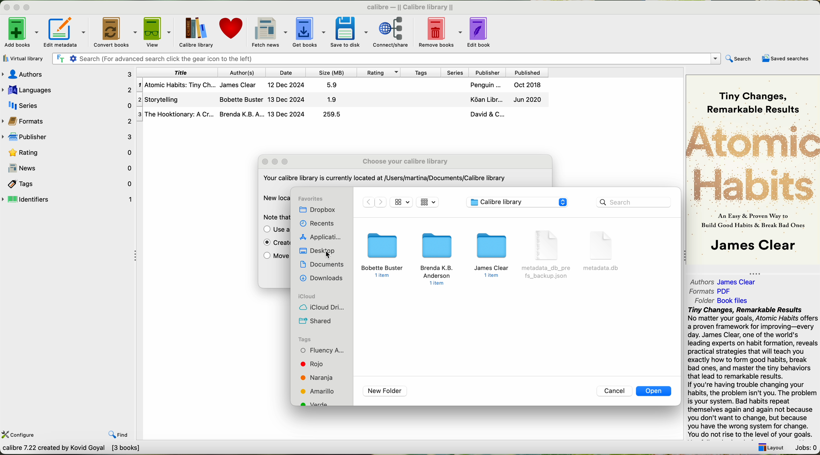  What do you see at coordinates (195, 32) in the screenshot?
I see `click on calibre library` at bounding box center [195, 32].